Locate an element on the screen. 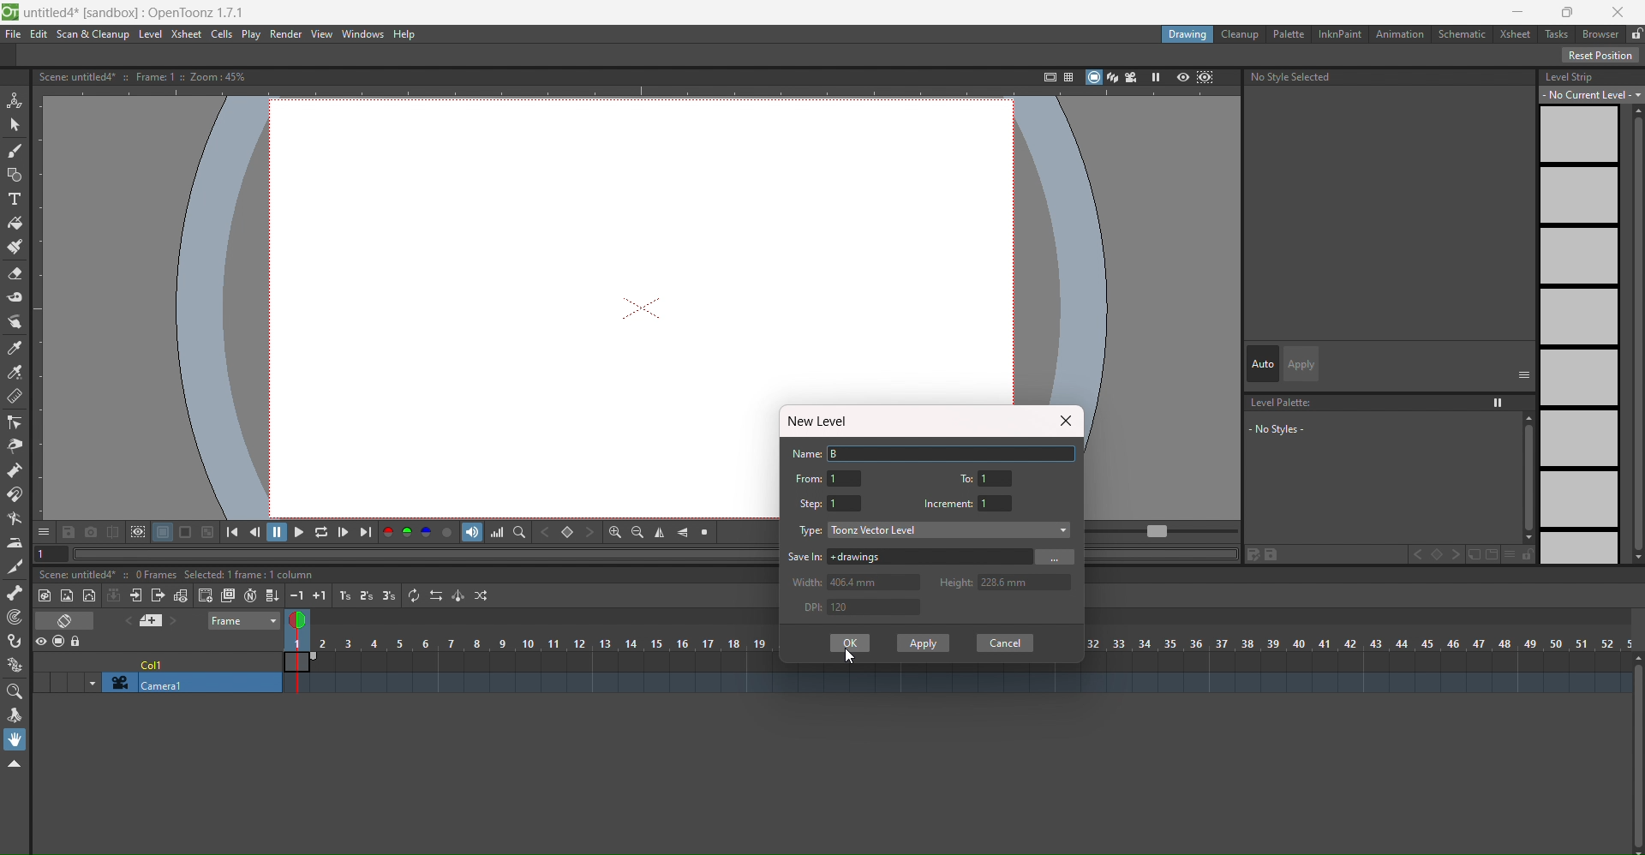 This screenshot has height=855, width=1645. options is located at coordinates (44, 531).